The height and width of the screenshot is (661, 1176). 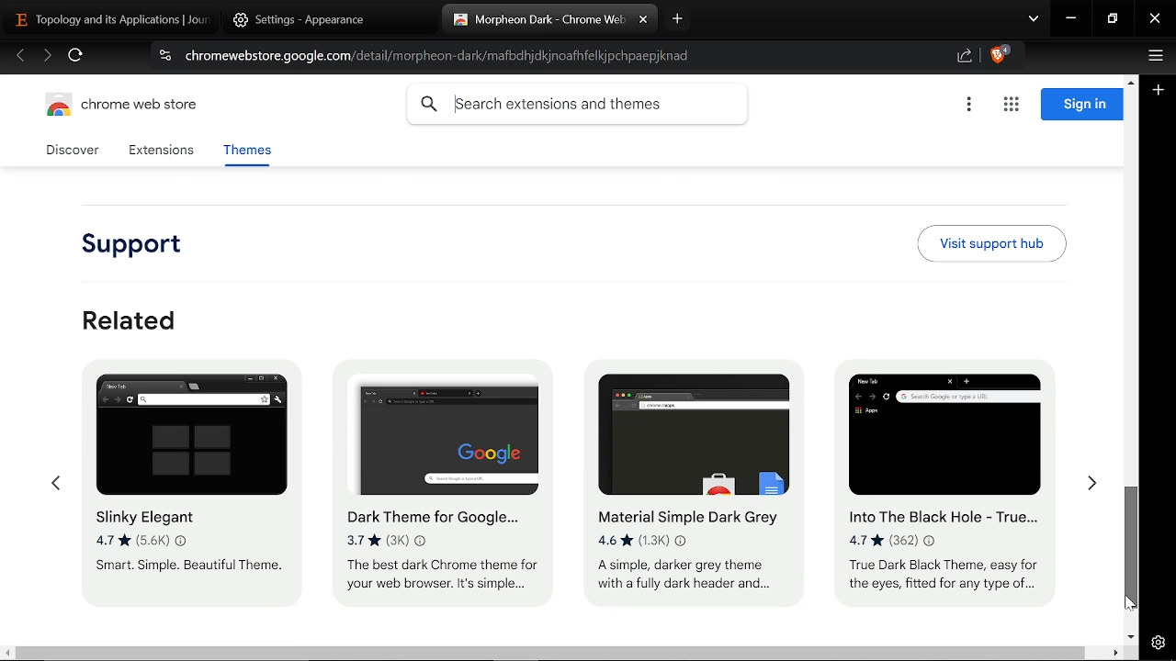 I want to click on Next page, so click(x=47, y=57).